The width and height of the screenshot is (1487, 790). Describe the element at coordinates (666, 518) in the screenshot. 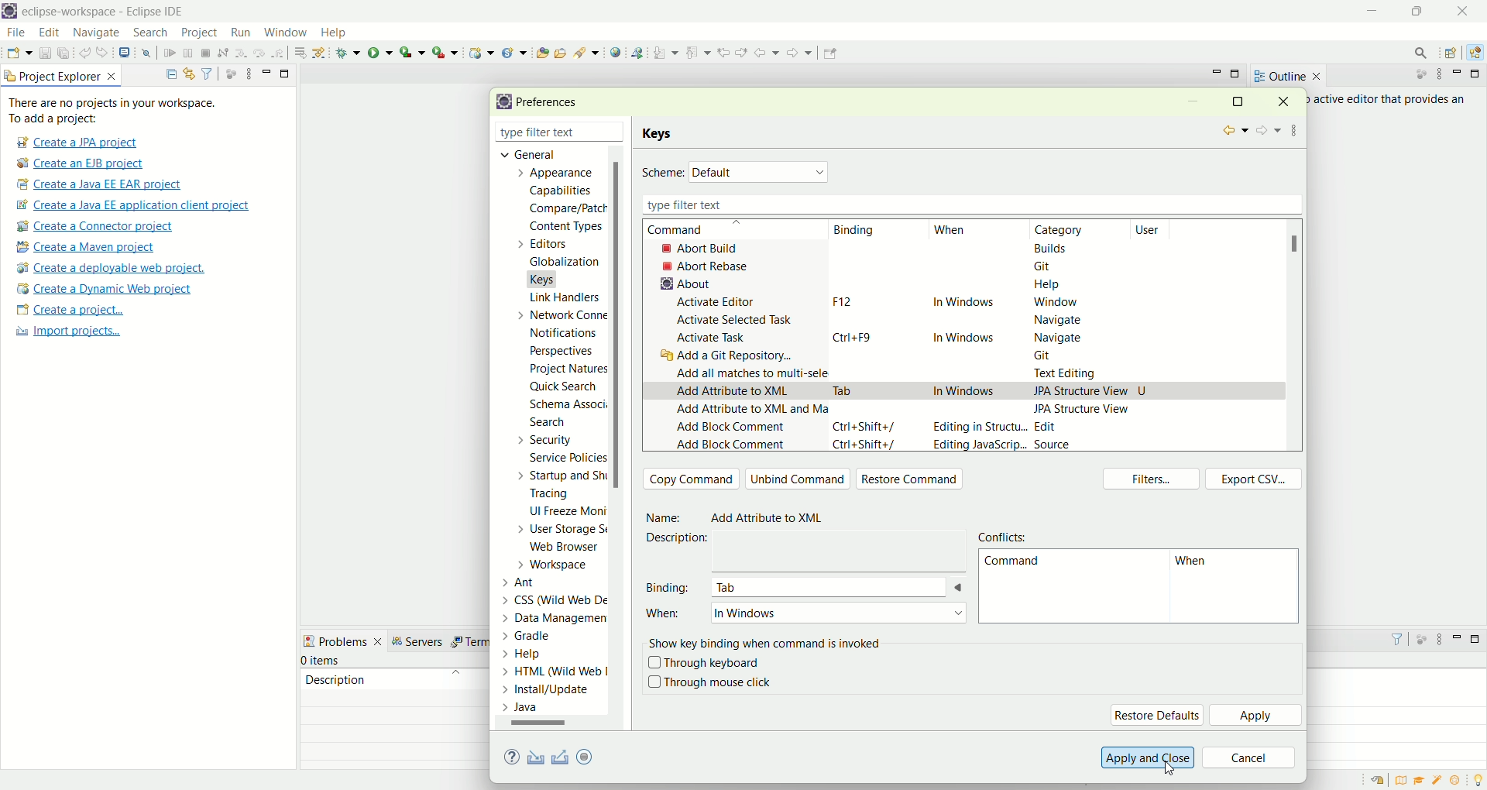

I see `ame` at that location.